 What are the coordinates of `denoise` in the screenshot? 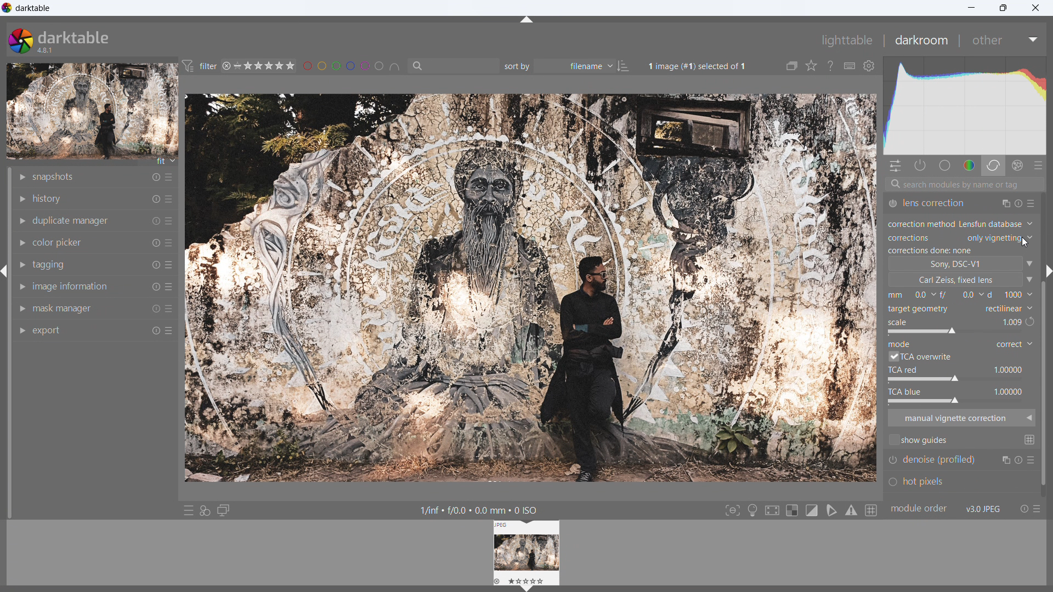 It's located at (961, 461).